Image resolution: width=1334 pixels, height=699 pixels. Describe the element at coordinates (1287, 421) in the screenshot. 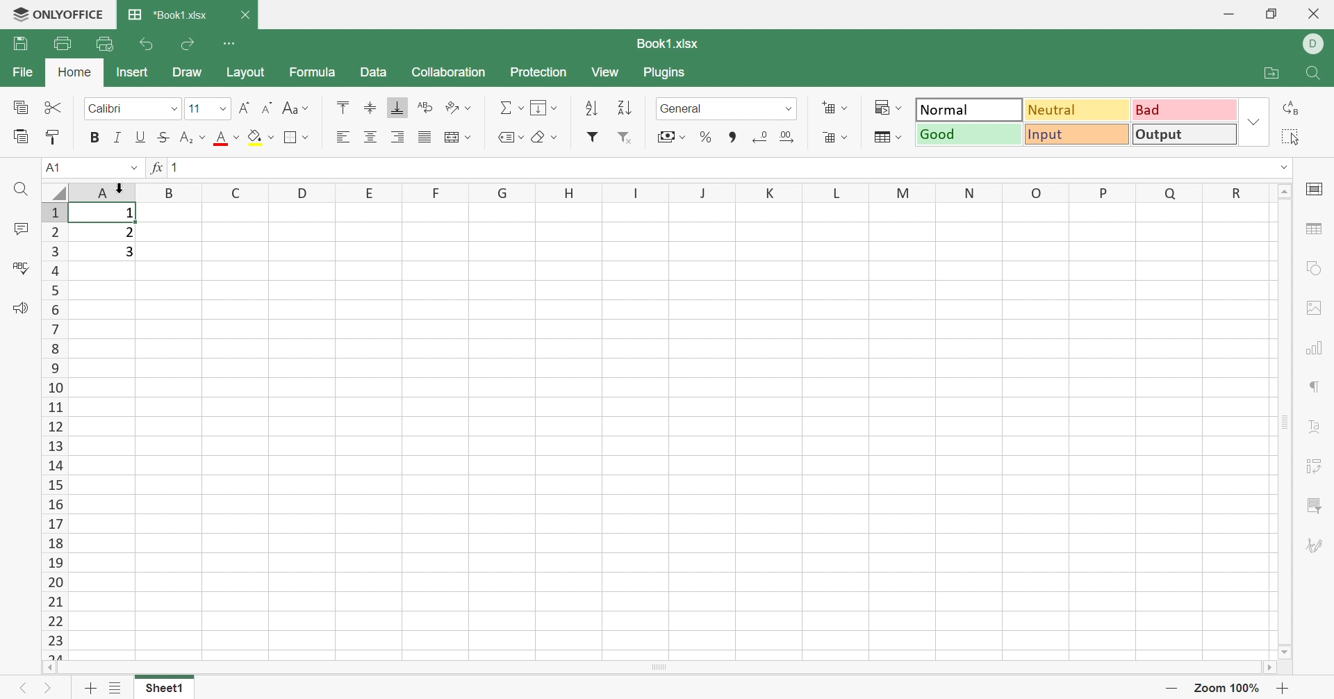

I see `Scroll bar` at that location.